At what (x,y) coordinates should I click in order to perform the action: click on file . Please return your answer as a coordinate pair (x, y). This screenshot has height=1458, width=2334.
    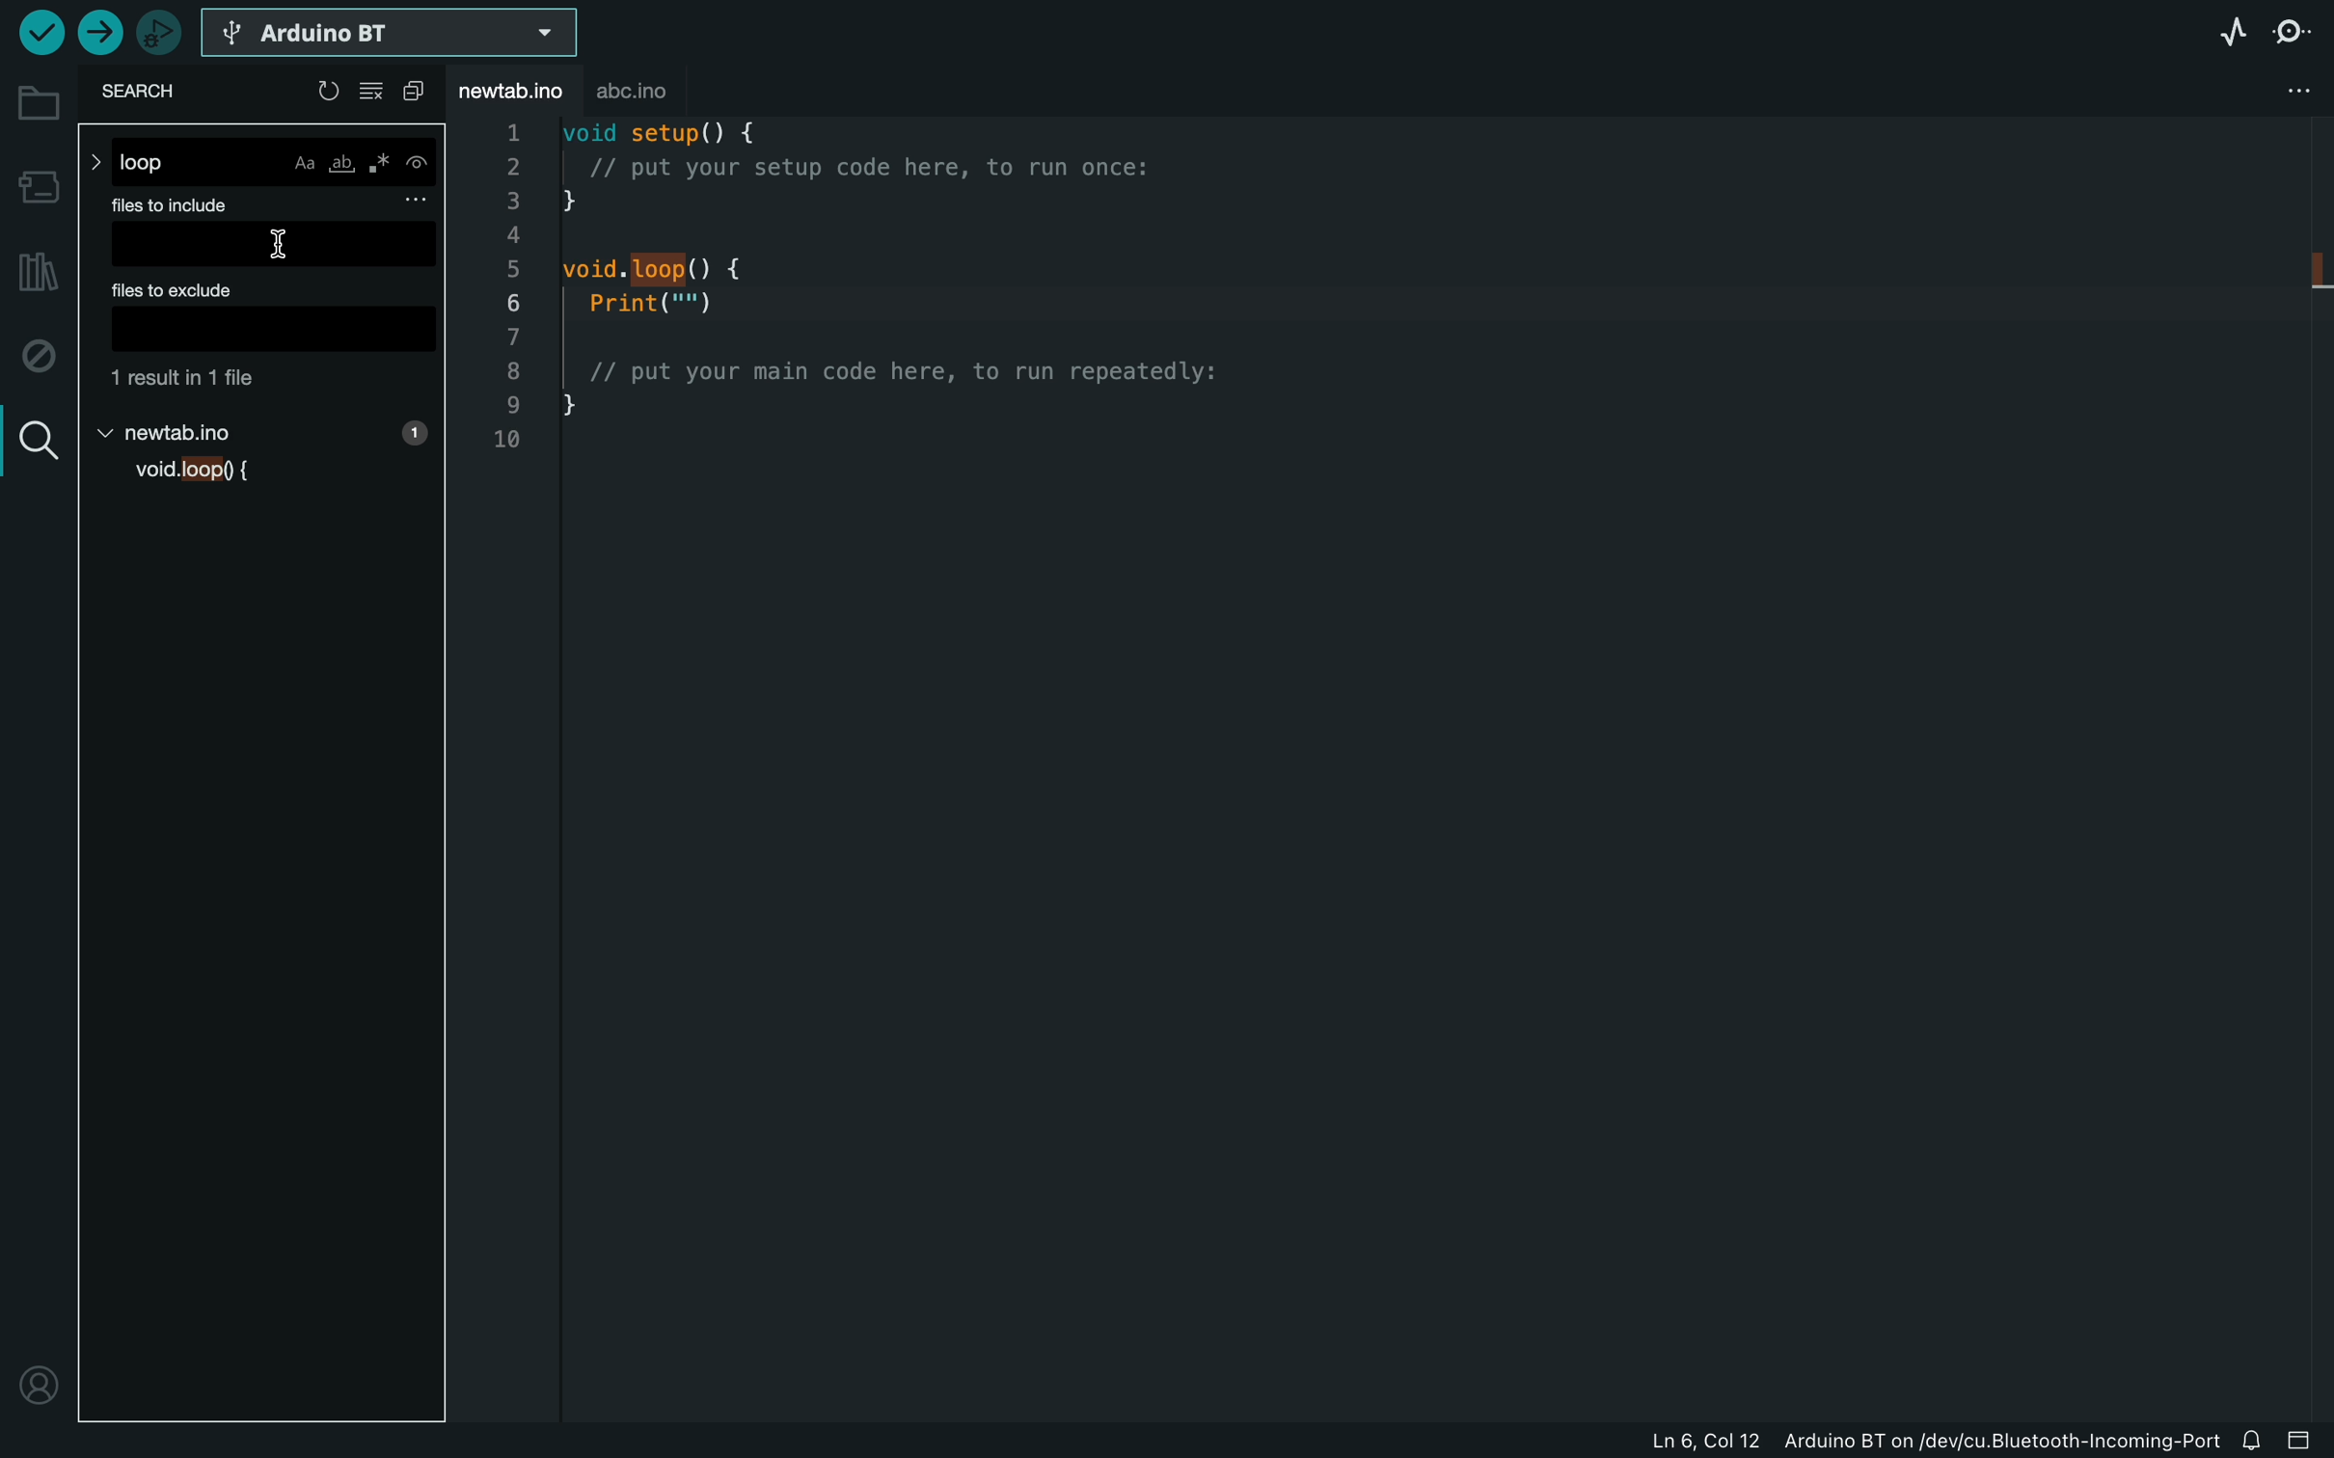
    Looking at the image, I should click on (264, 378).